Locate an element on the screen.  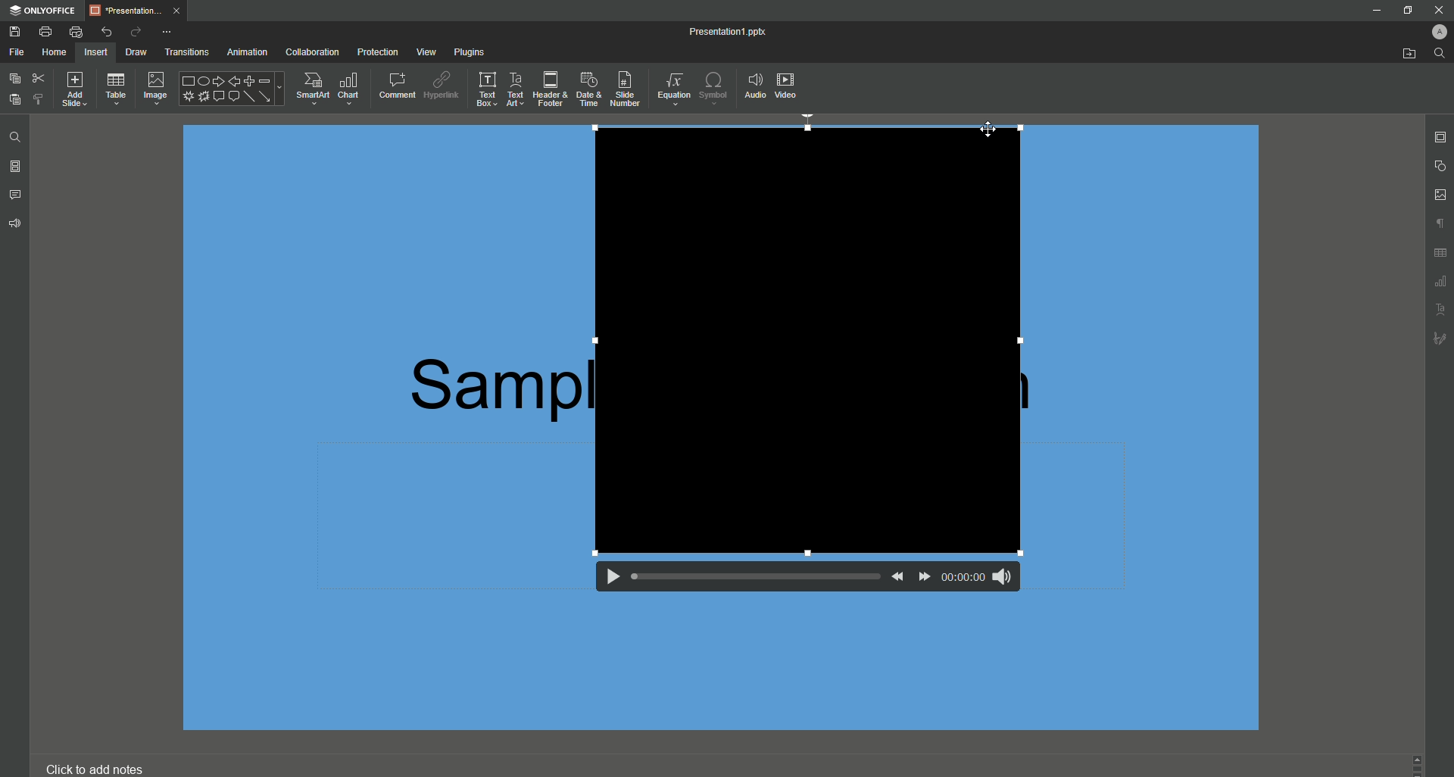
ONLYOFFICE is located at coordinates (44, 8).